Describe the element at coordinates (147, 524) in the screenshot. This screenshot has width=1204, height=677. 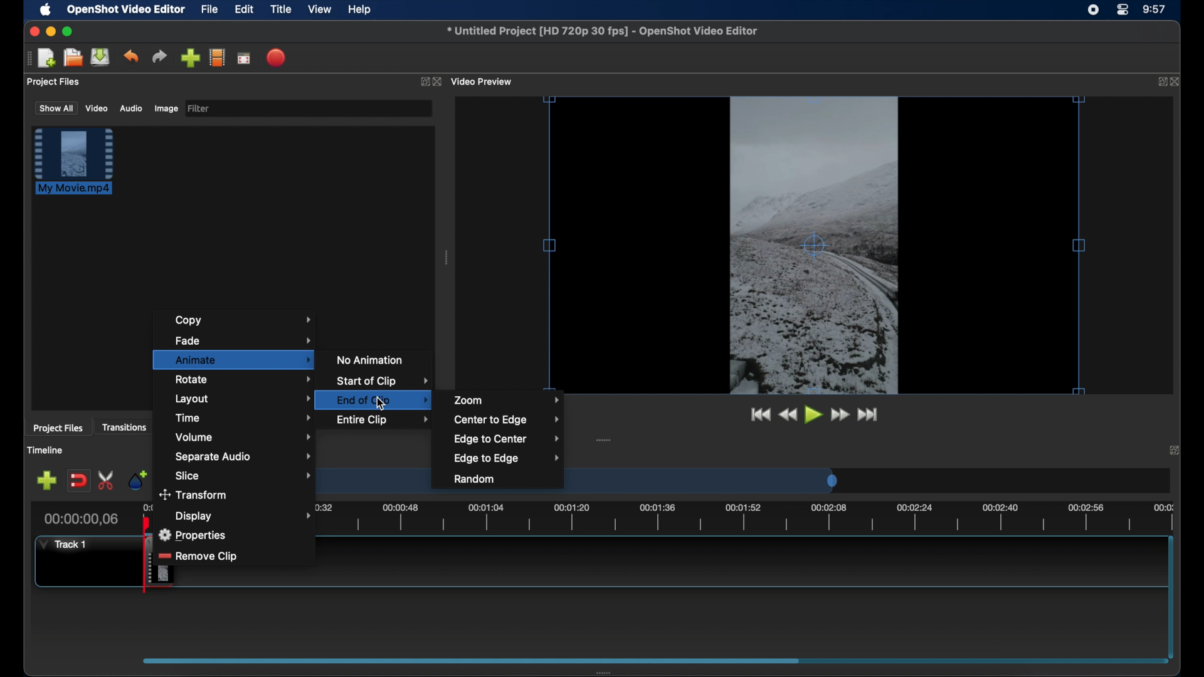
I see `playhead` at that location.